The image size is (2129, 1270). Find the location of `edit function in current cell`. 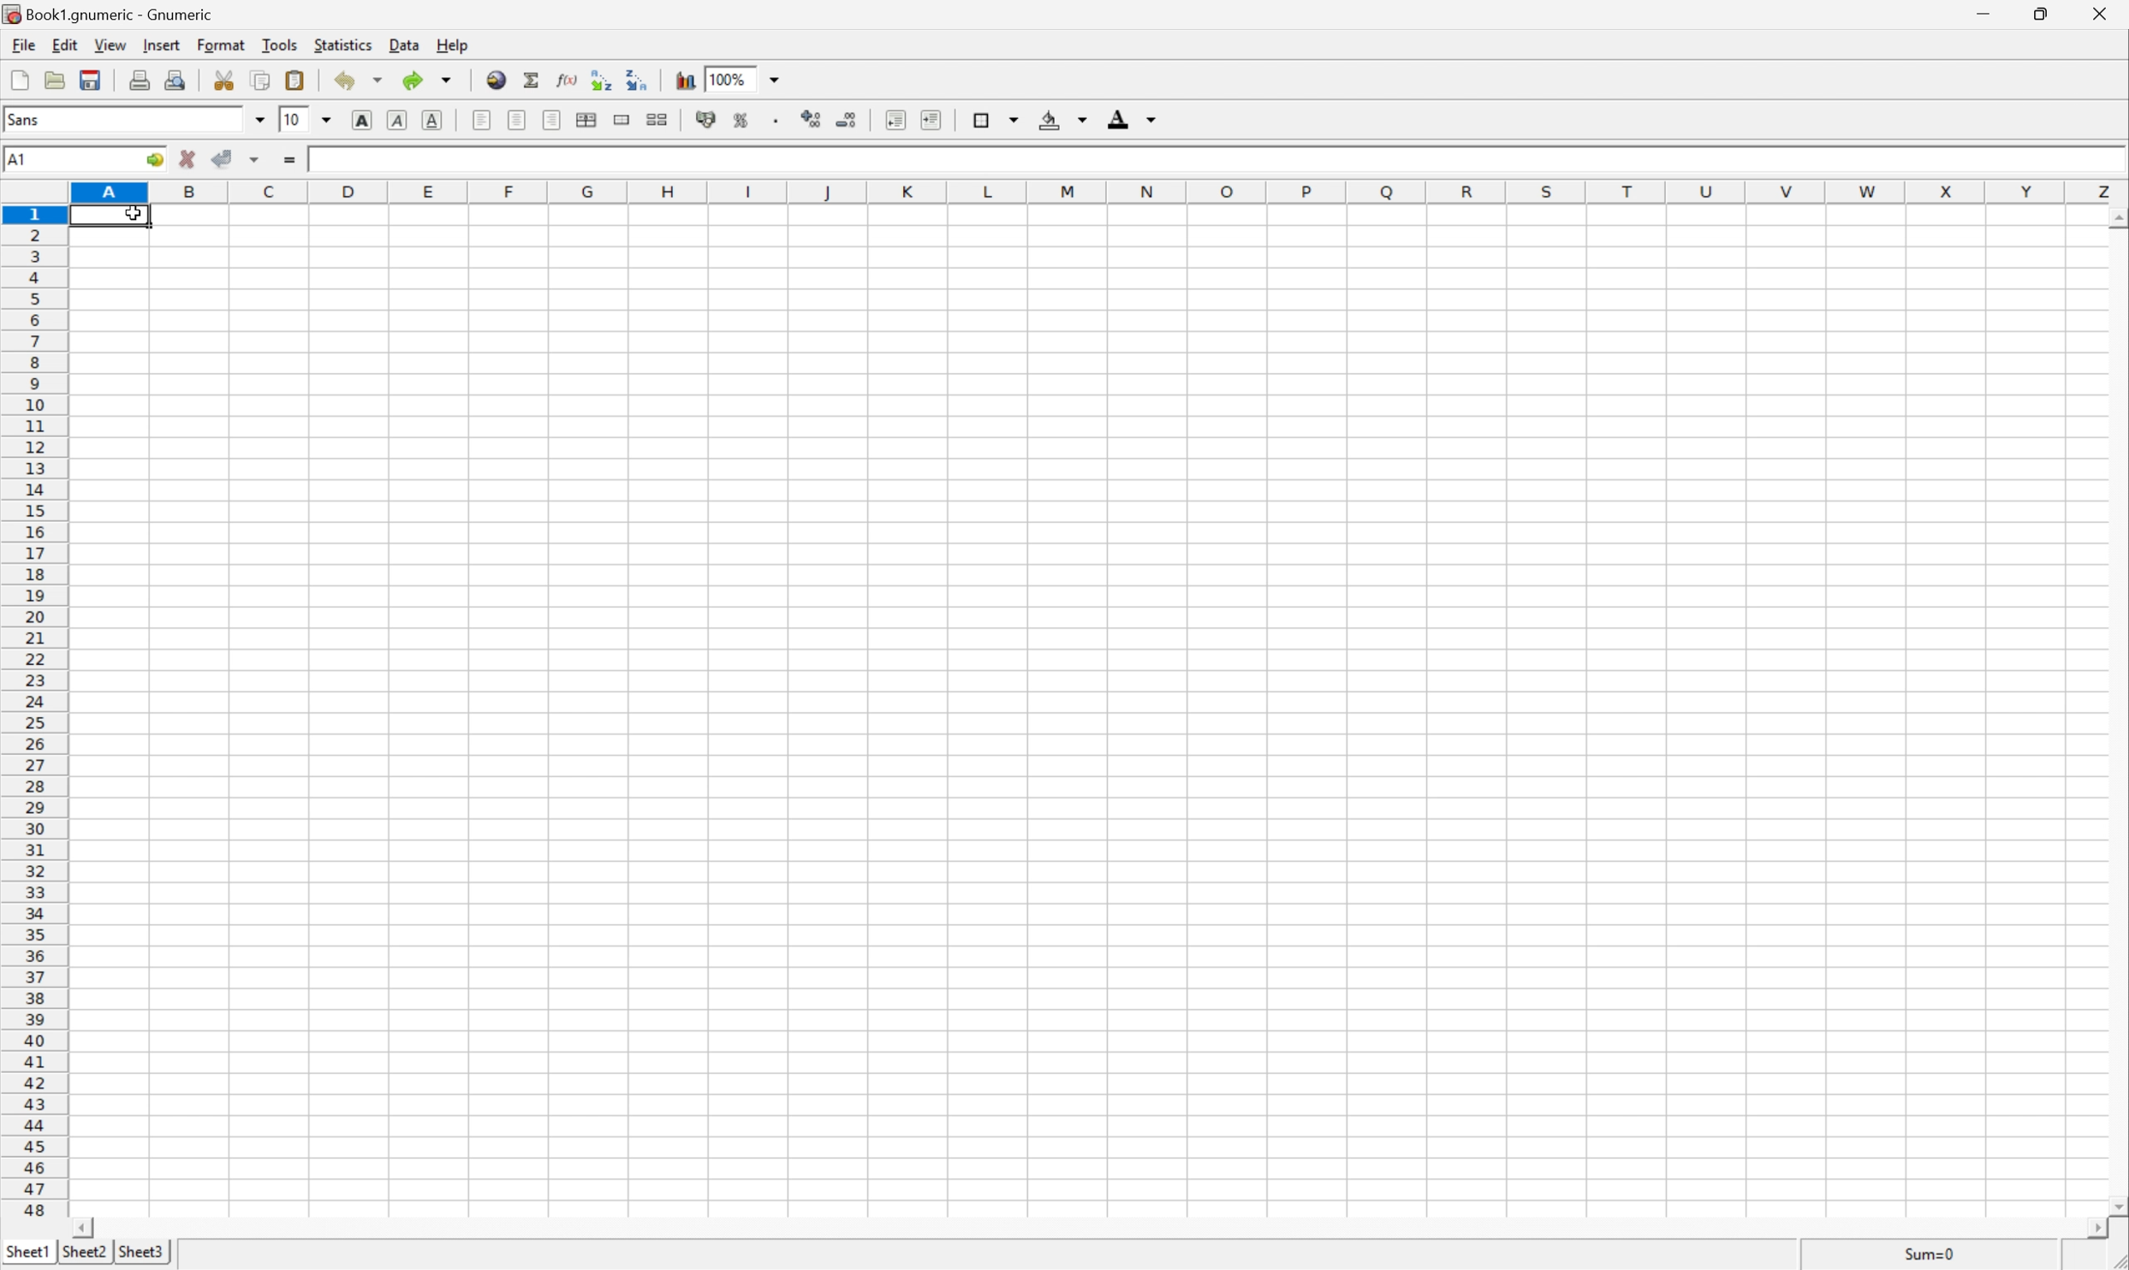

edit function in current cell is located at coordinates (567, 79).